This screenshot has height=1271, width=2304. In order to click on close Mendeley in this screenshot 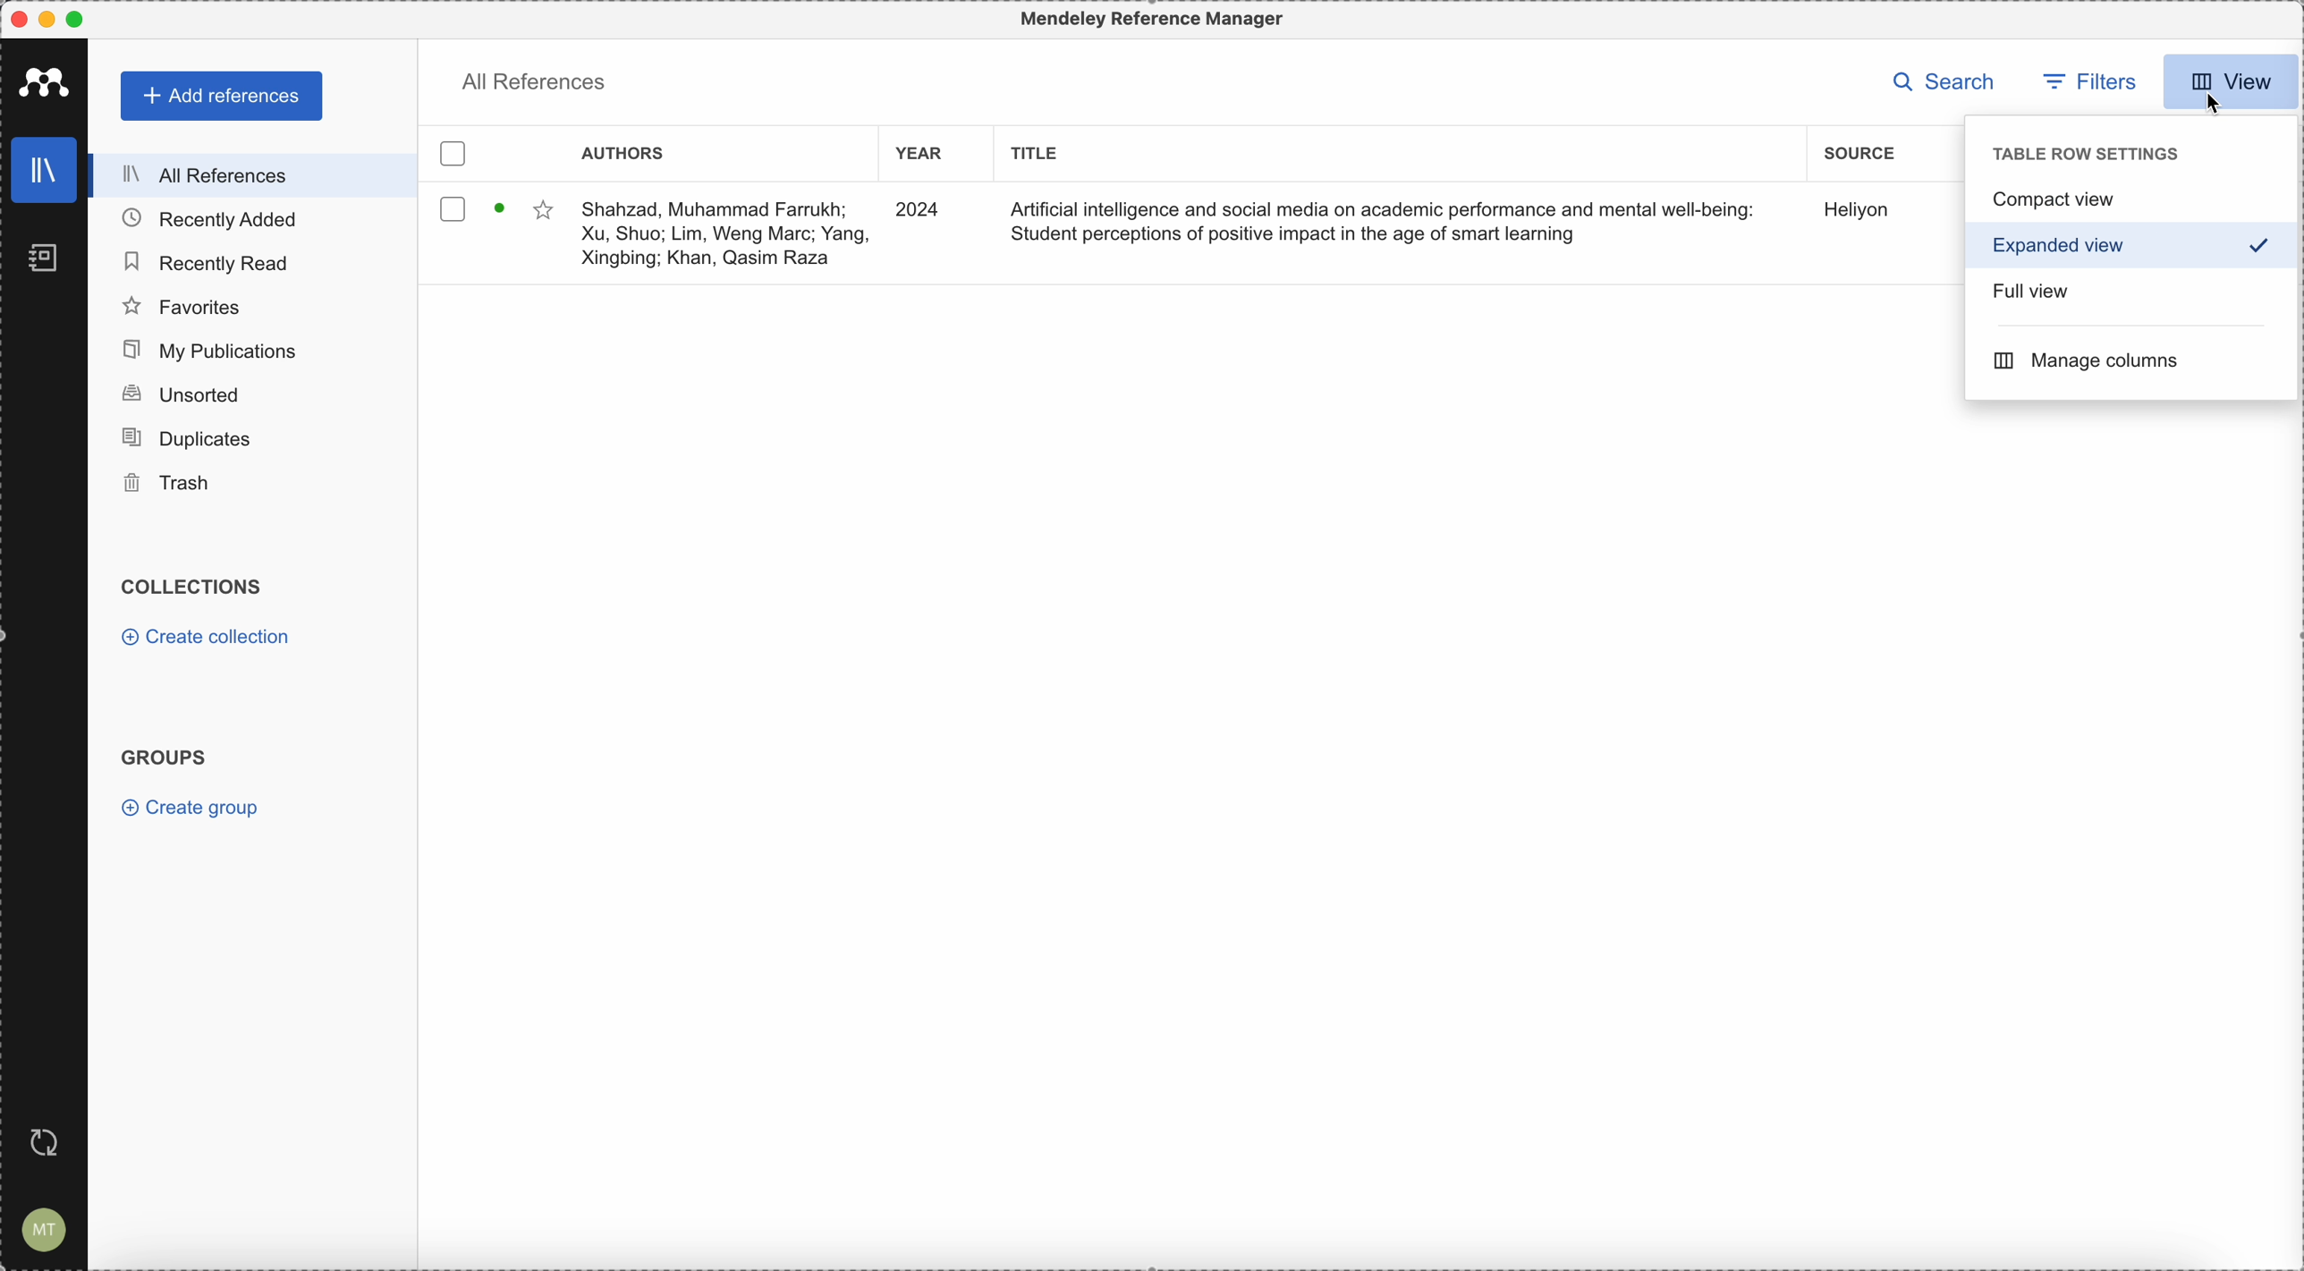, I will do `click(21, 20)`.